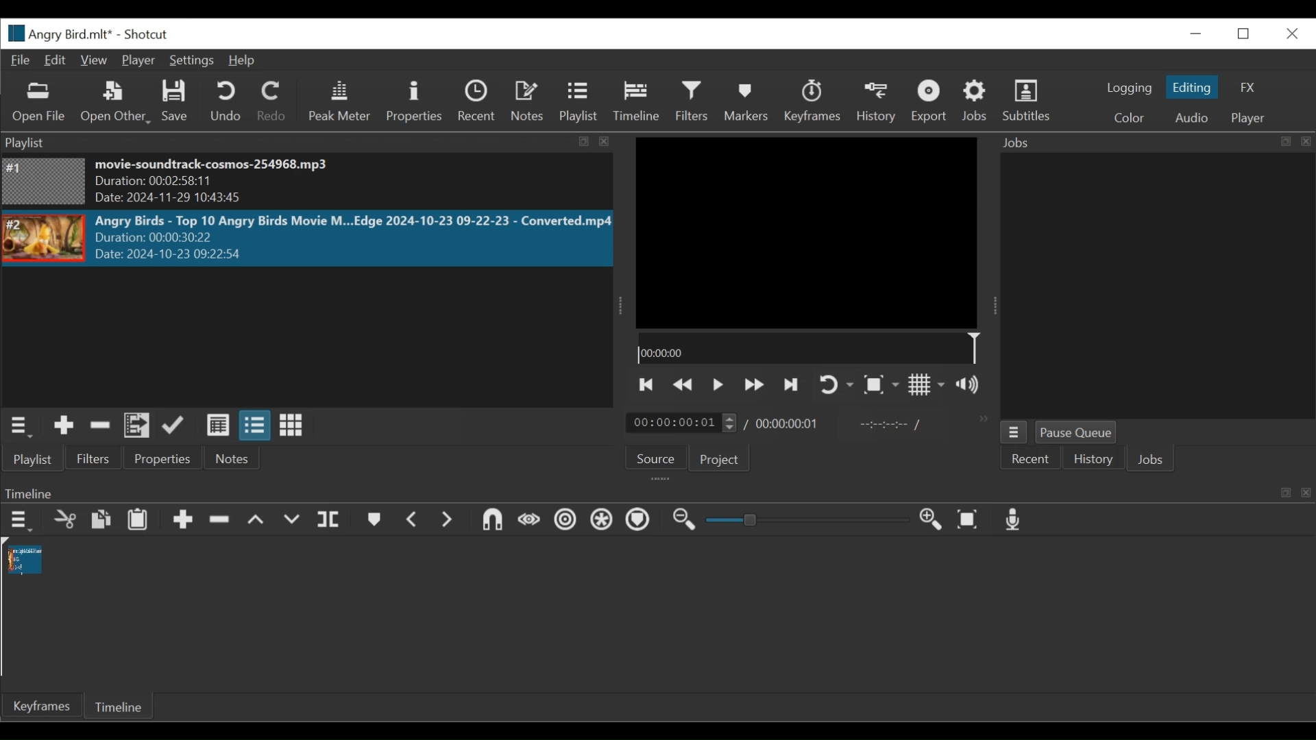 This screenshot has height=740, width=1316. Describe the element at coordinates (931, 102) in the screenshot. I see `Exort` at that location.